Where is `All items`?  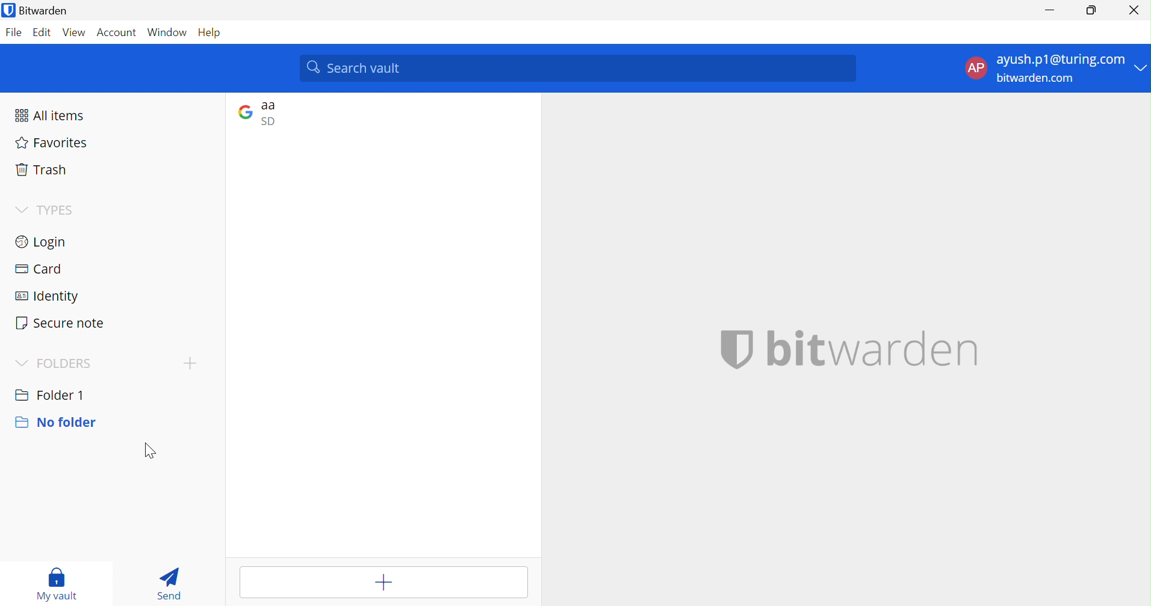 All items is located at coordinates (55, 117).